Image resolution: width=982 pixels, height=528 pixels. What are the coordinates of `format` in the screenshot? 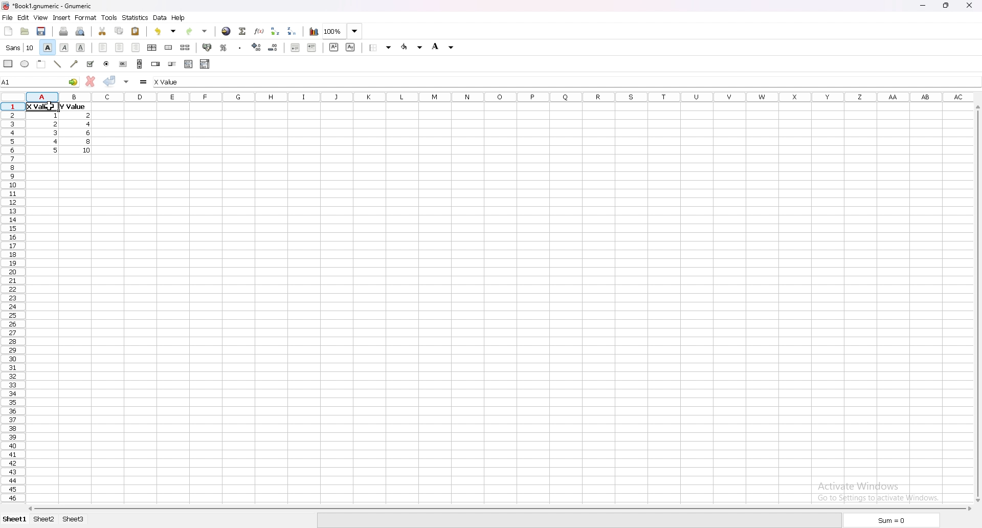 It's located at (86, 17).